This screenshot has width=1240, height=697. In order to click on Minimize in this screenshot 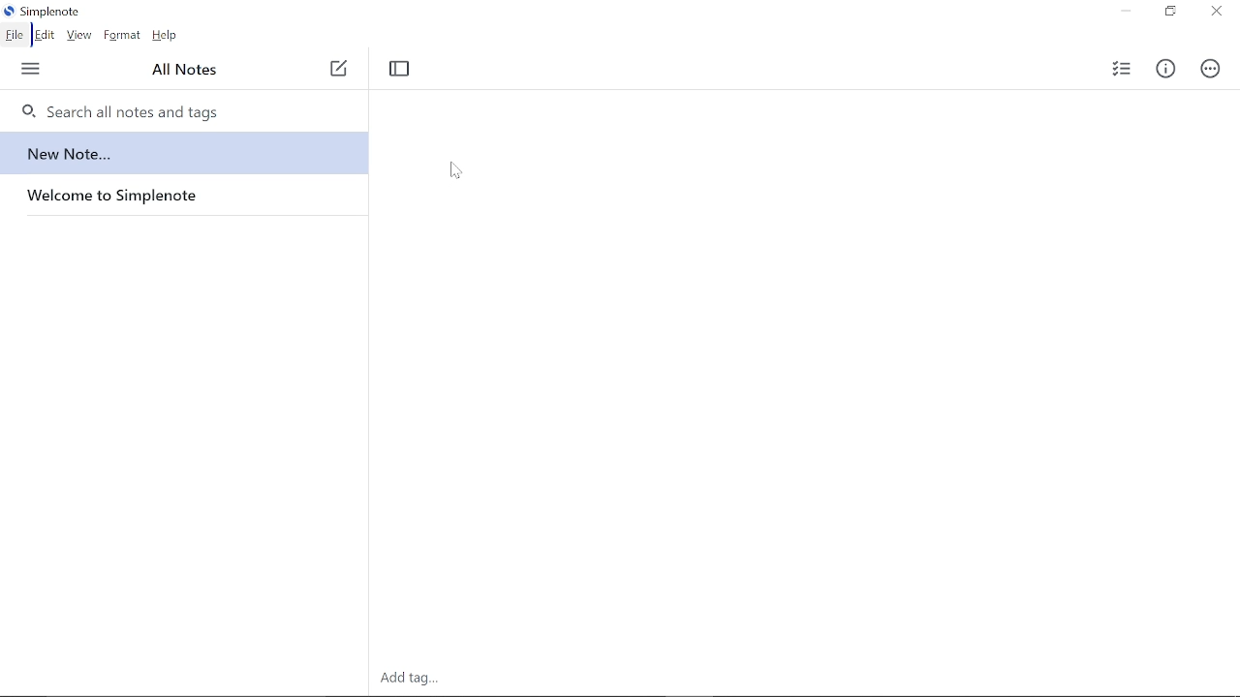, I will do `click(1124, 13)`.